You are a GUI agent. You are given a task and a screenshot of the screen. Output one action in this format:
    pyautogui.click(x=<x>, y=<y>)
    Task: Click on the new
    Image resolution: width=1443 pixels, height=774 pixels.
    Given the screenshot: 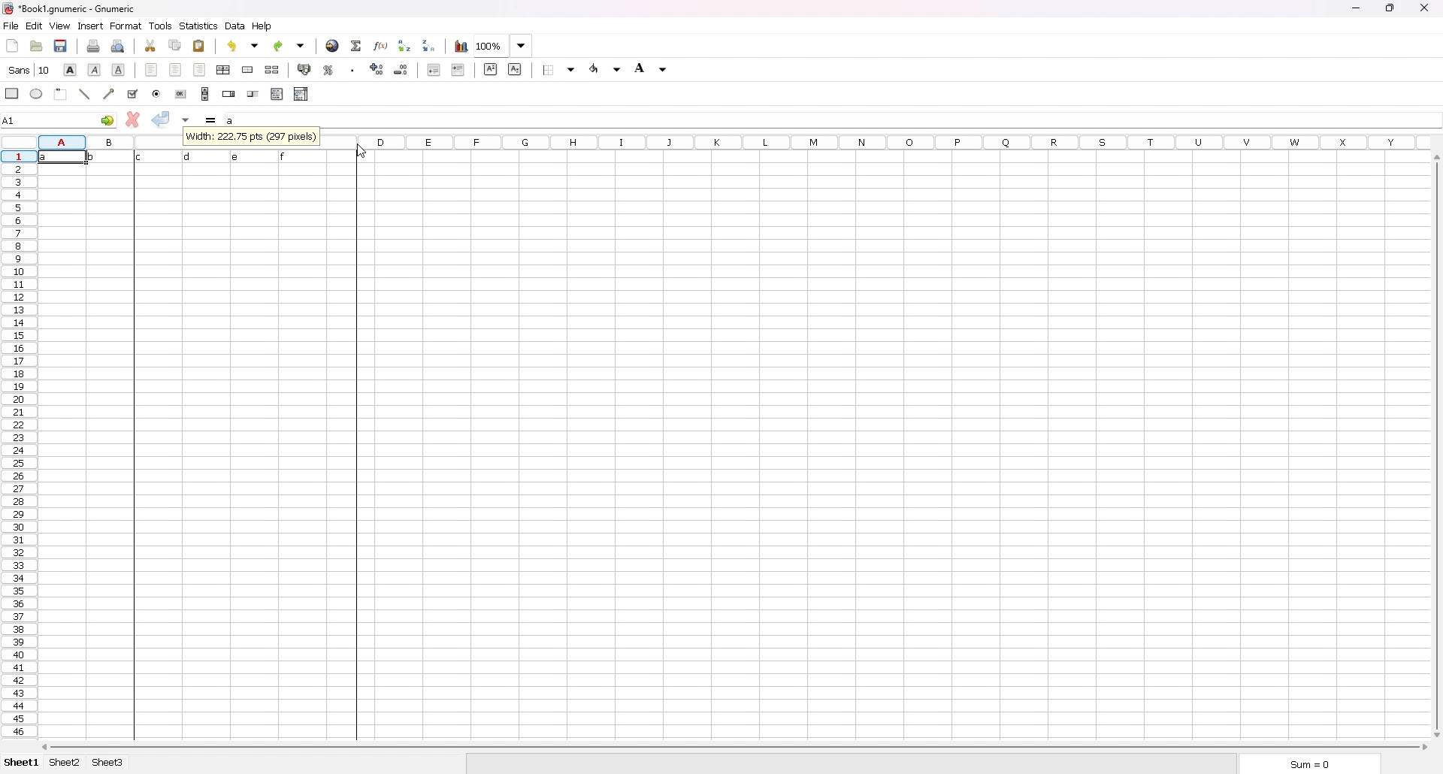 What is the action you would take?
    pyautogui.click(x=12, y=45)
    